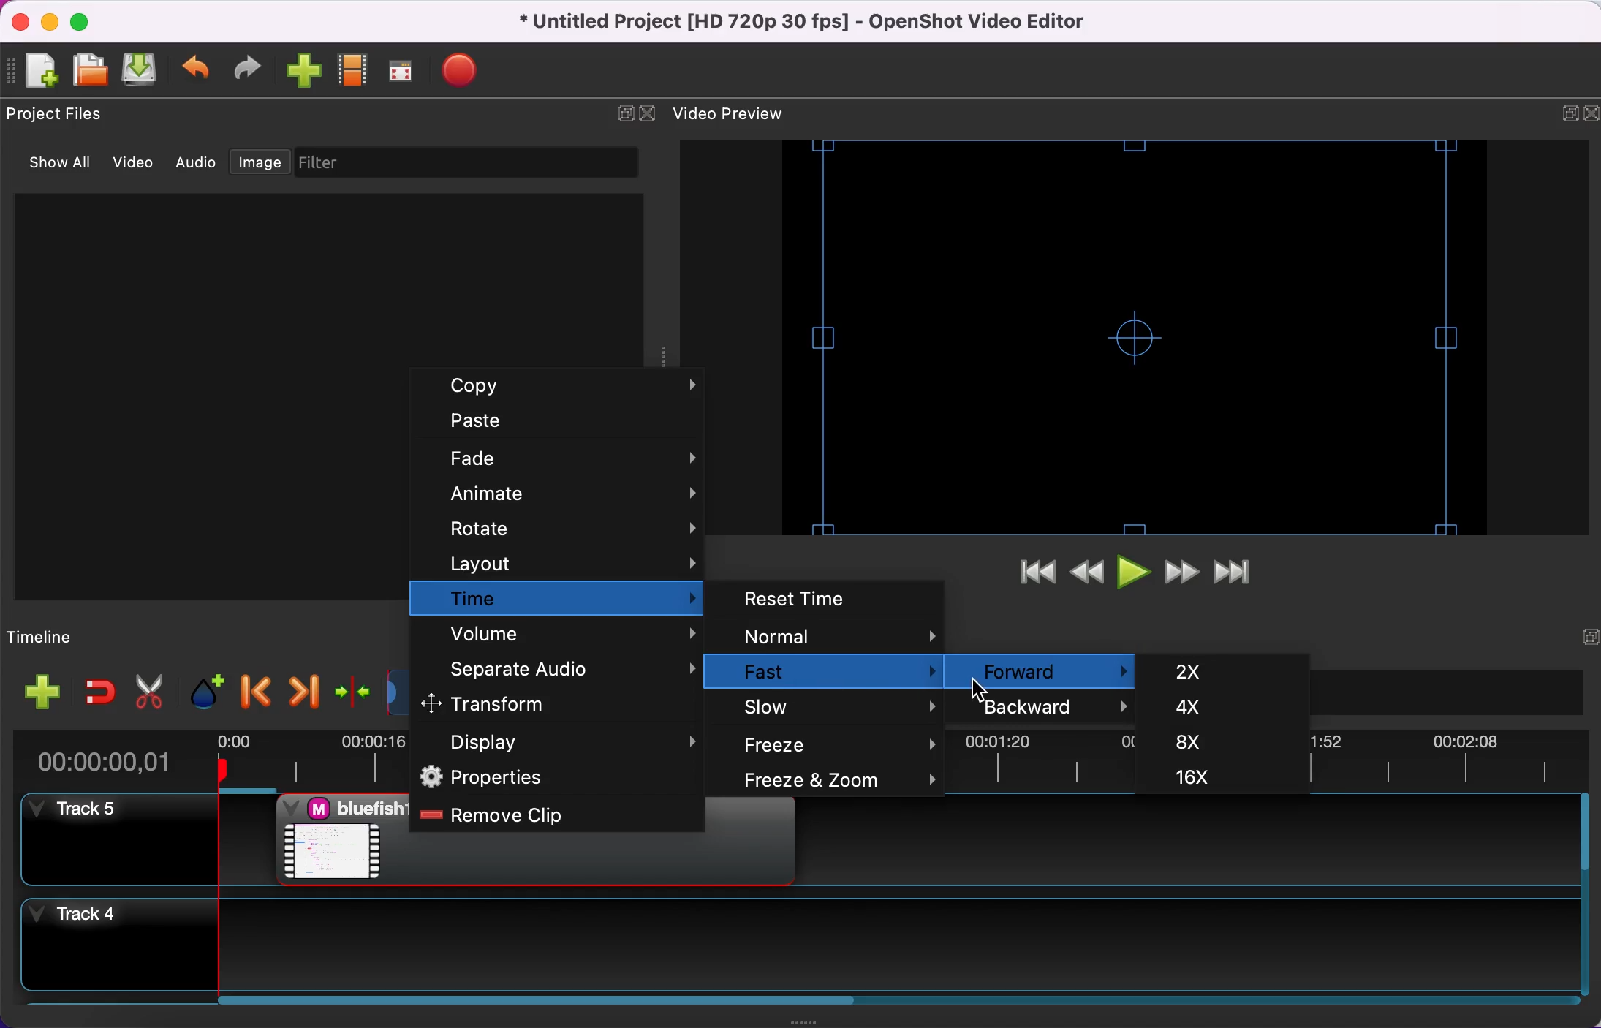  What do you see at coordinates (554, 598) in the screenshot?
I see `time` at bounding box center [554, 598].